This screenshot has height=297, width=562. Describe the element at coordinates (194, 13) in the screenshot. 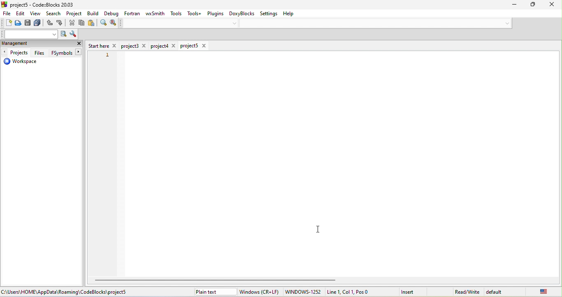

I see `tools+` at that location.